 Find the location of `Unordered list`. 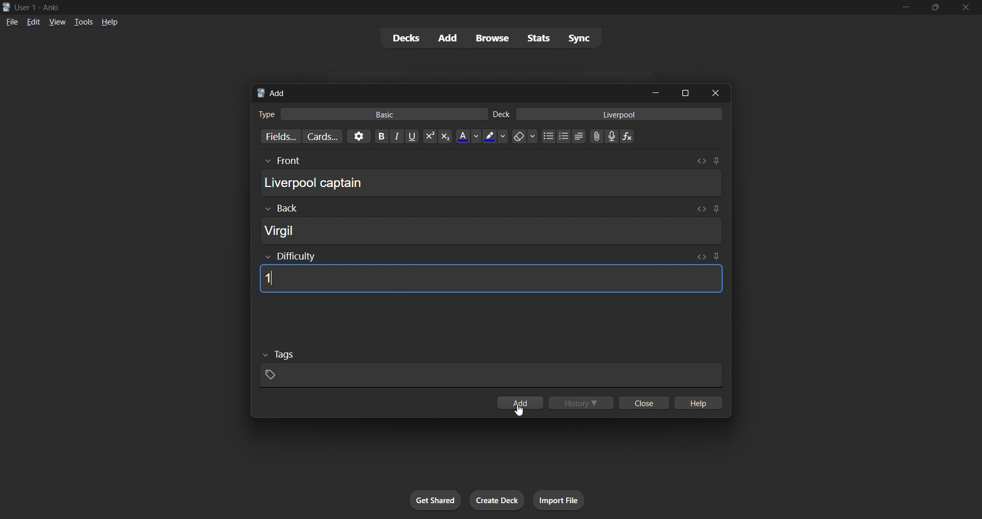

Unordered list is located at coordinates (549, 136).